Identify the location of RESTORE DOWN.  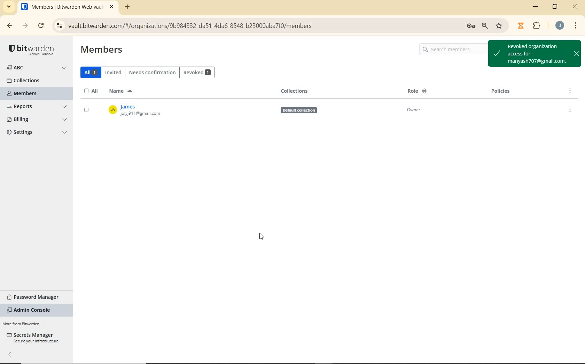
(556, 8).